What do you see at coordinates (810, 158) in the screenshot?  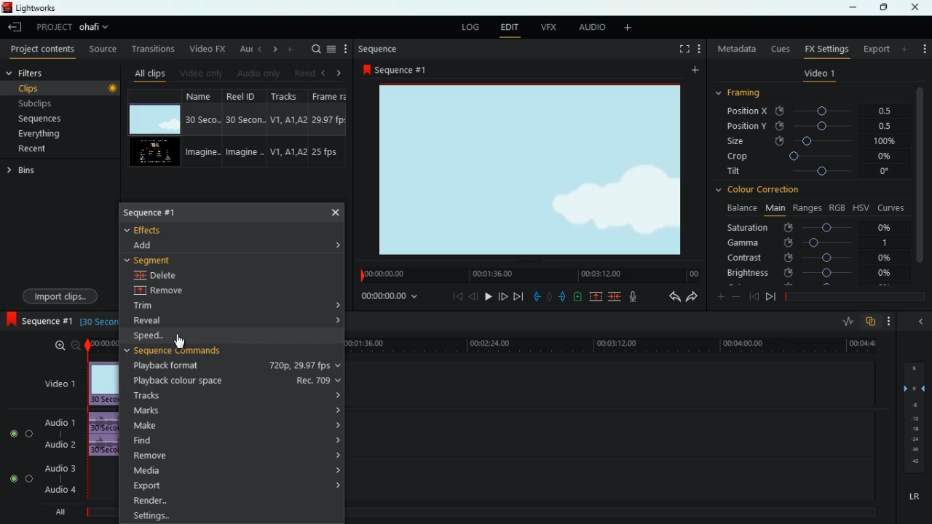 I see `crop` at bounding box center [810, 158].